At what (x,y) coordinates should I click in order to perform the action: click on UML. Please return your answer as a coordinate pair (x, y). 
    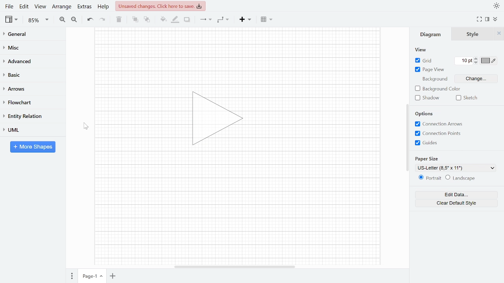
    Looking at the image, I should click on (29, 130).